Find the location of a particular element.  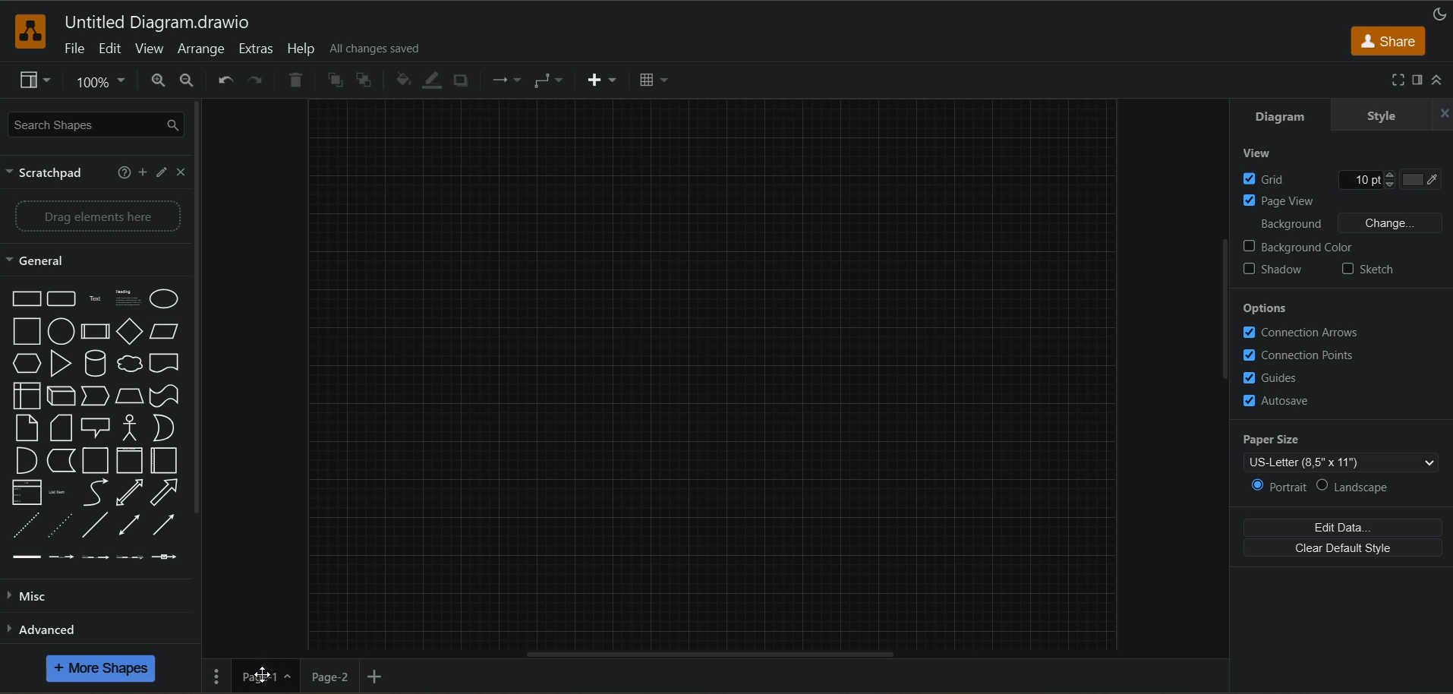

background color is located at coordinates (1300, 247).